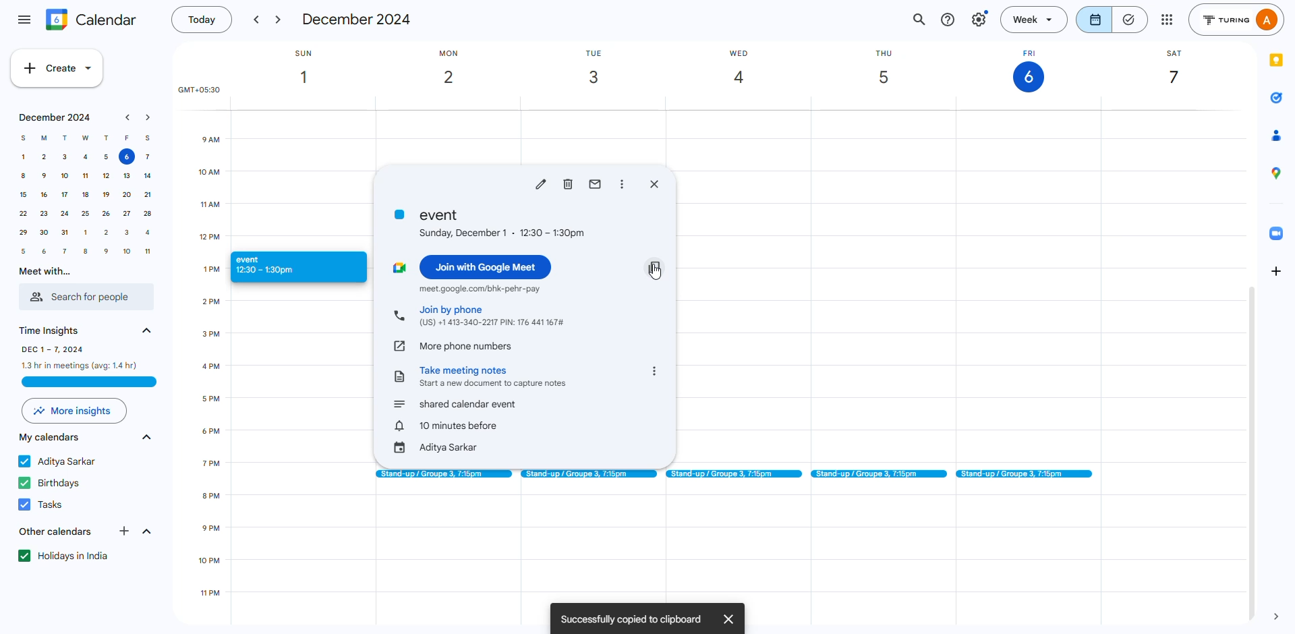  What do you see at coordinates (86, 176) in the screenshot?
I see `11` at bounding box center [86, 176].